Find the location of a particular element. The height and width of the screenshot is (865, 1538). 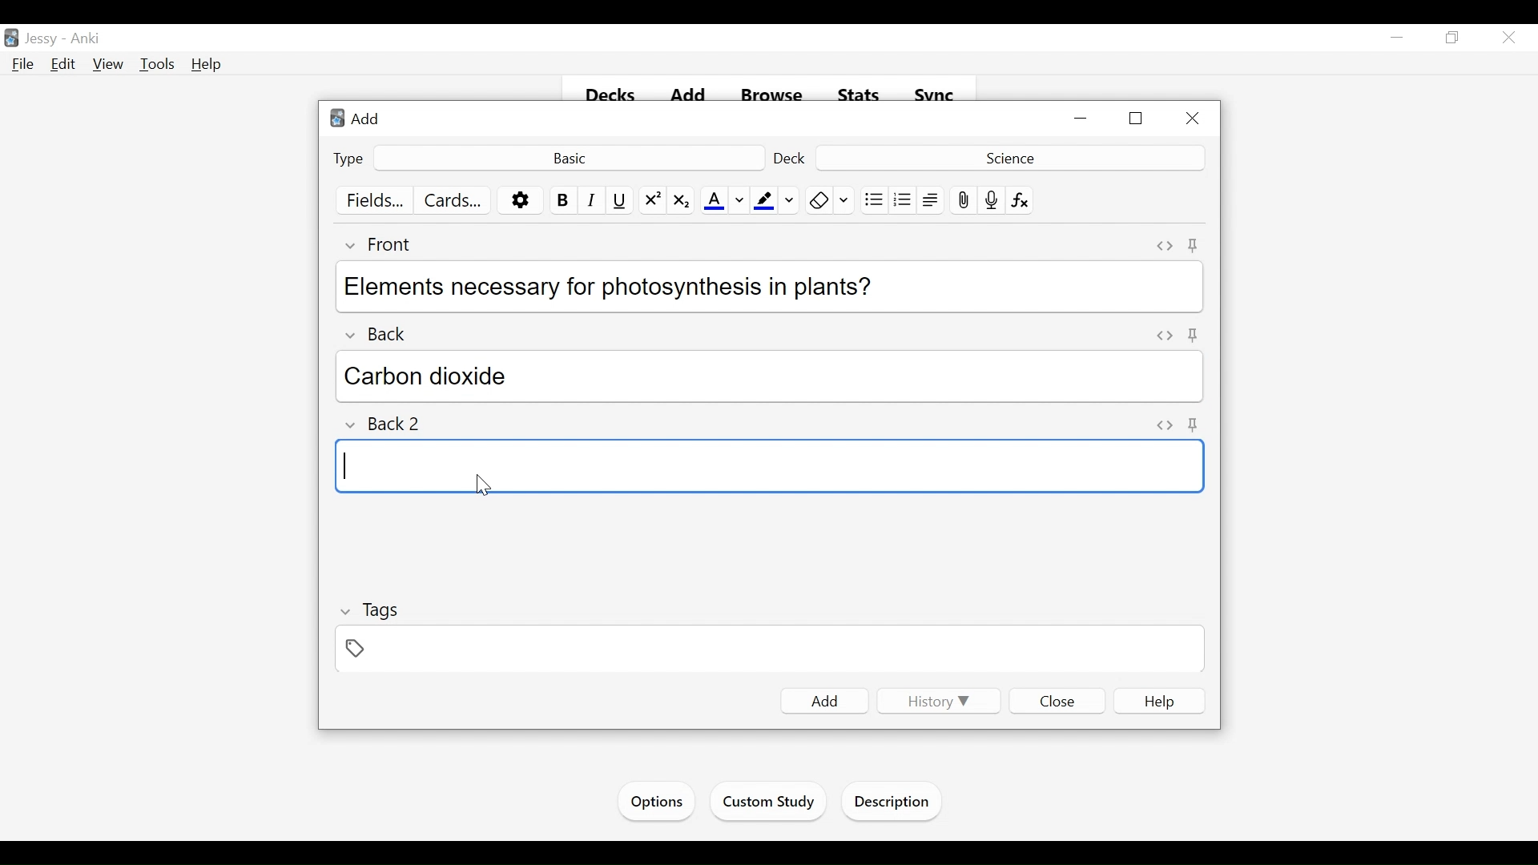

Fields is located at coordinates (376, 201).